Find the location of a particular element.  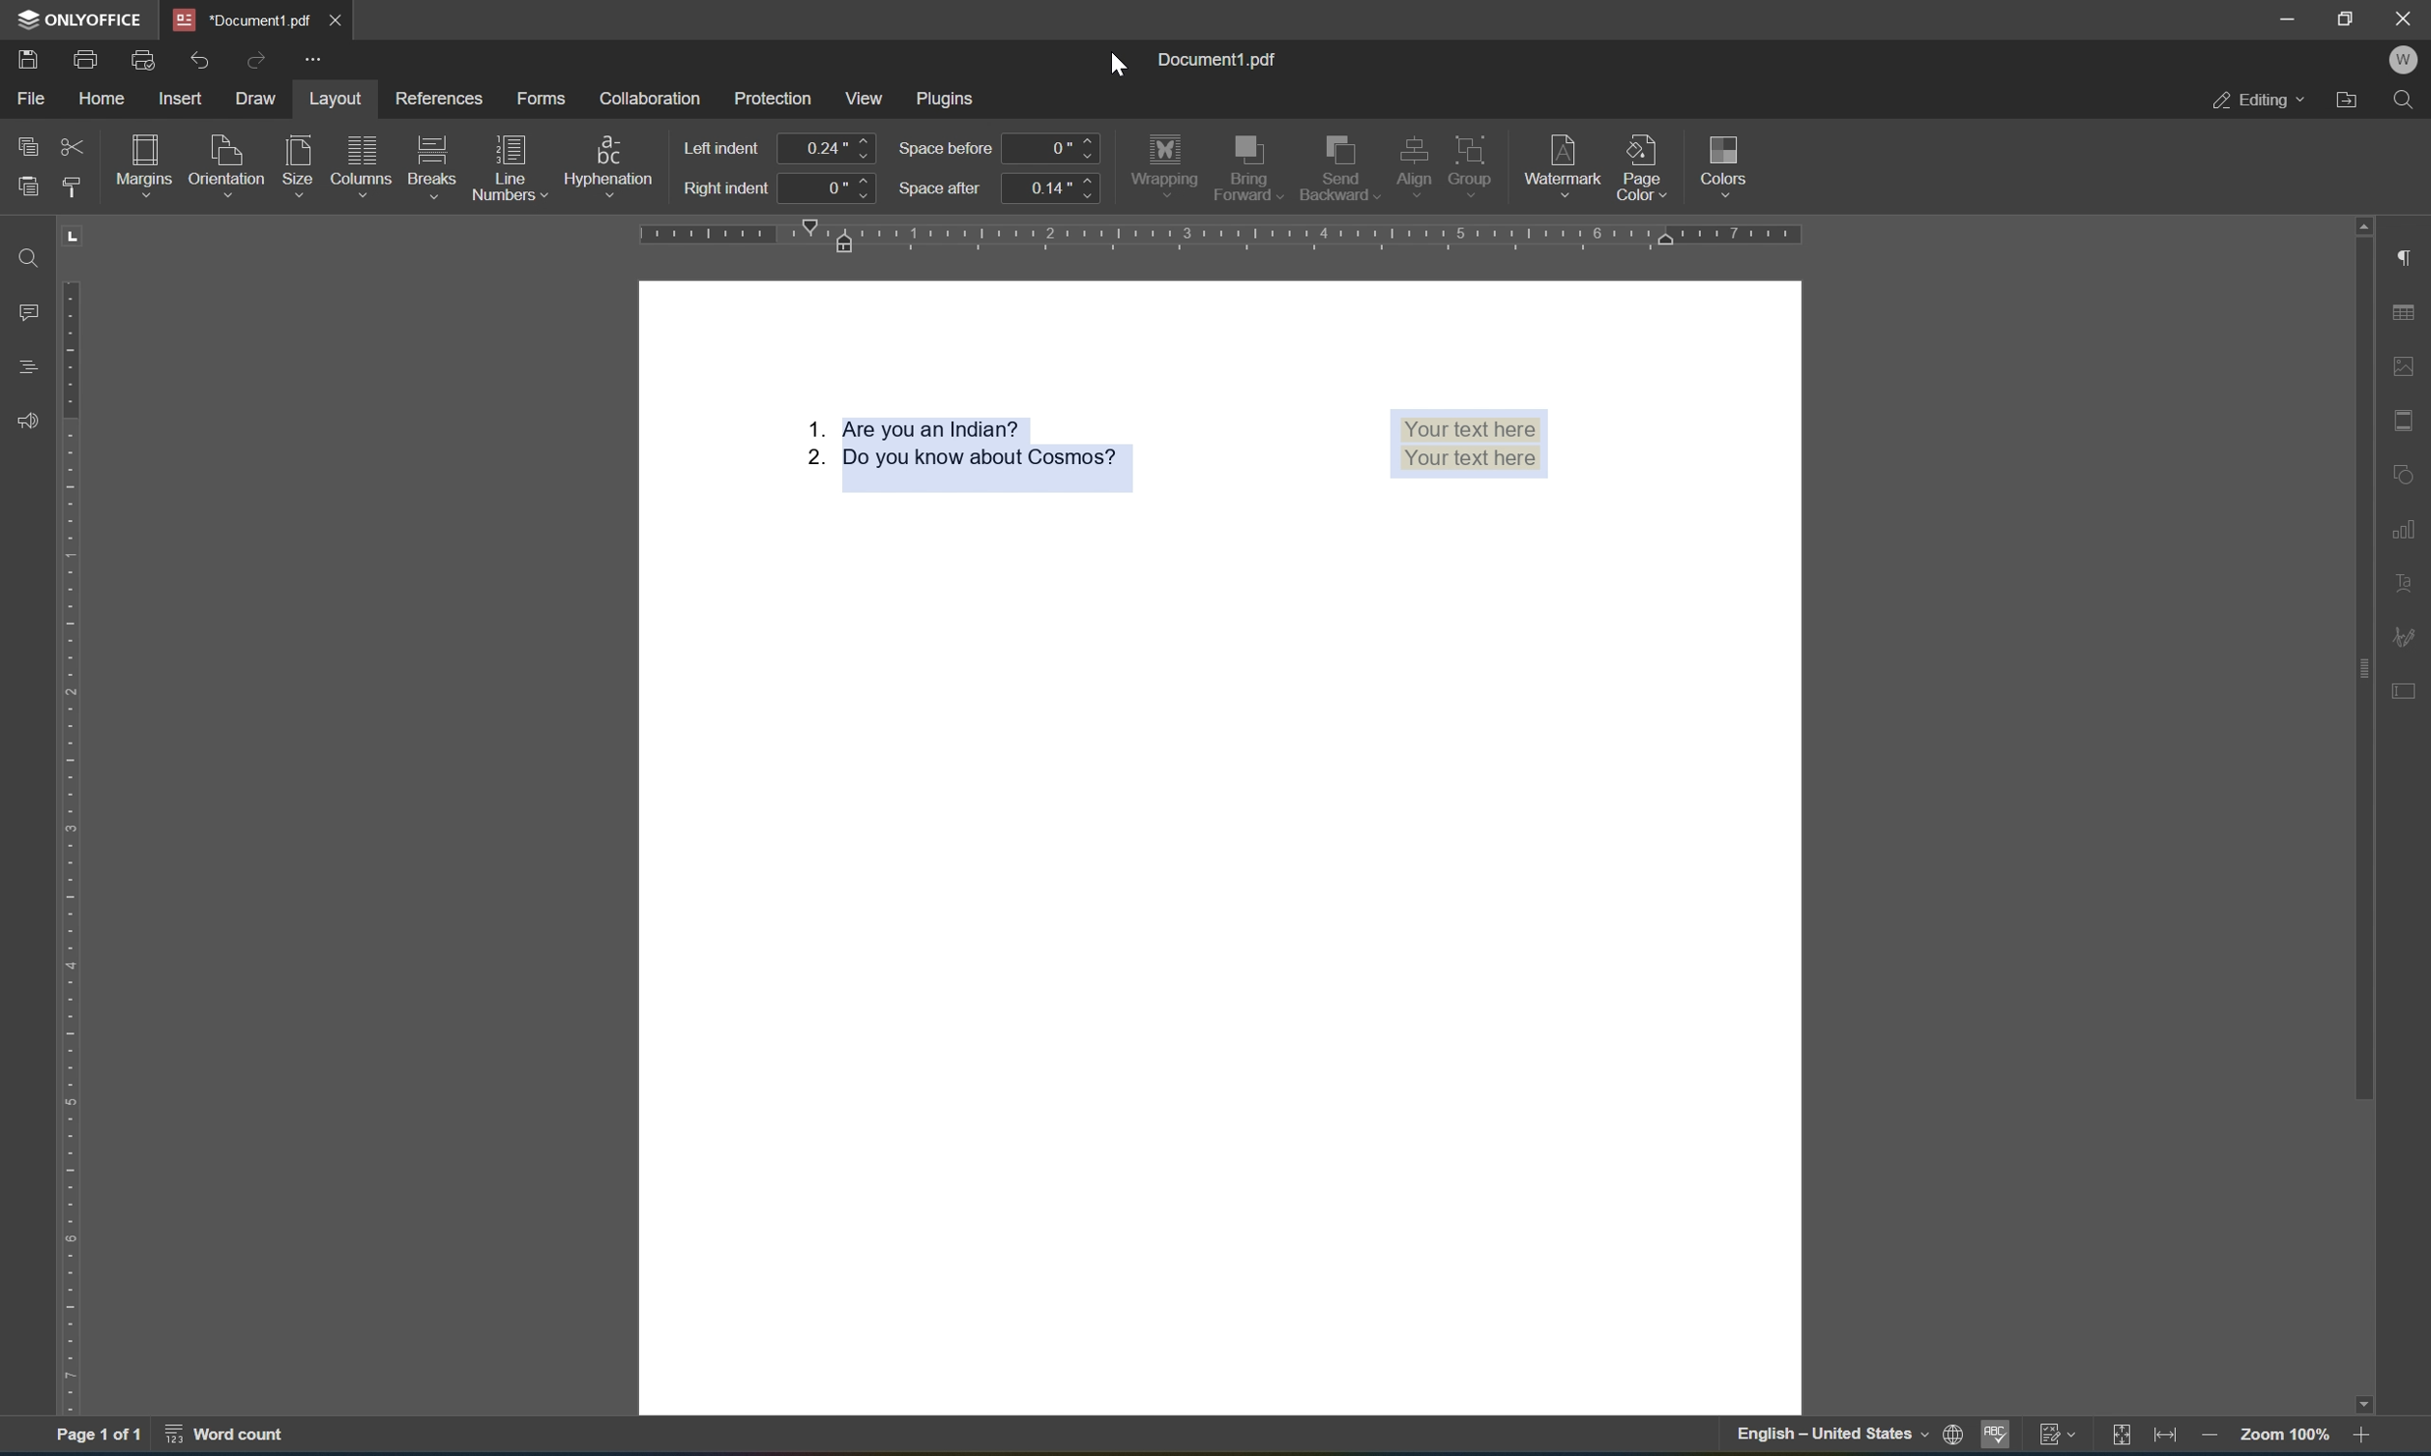

zoom in is located at coordinates (2364, 1438).